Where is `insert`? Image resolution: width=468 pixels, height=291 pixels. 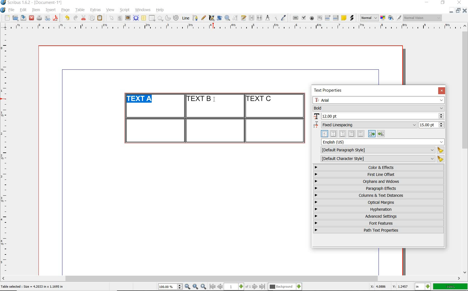
insert is located at coordinates (51, 10).